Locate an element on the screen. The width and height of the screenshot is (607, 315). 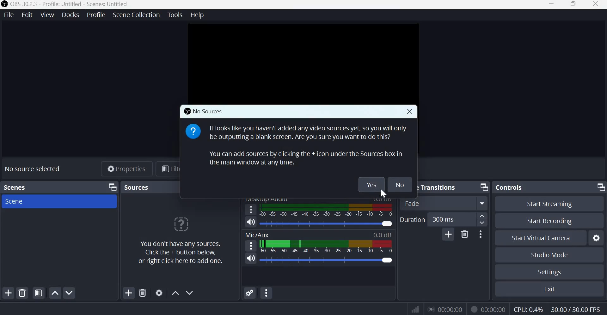
Scene Collection is located at coordinates (137, 15).